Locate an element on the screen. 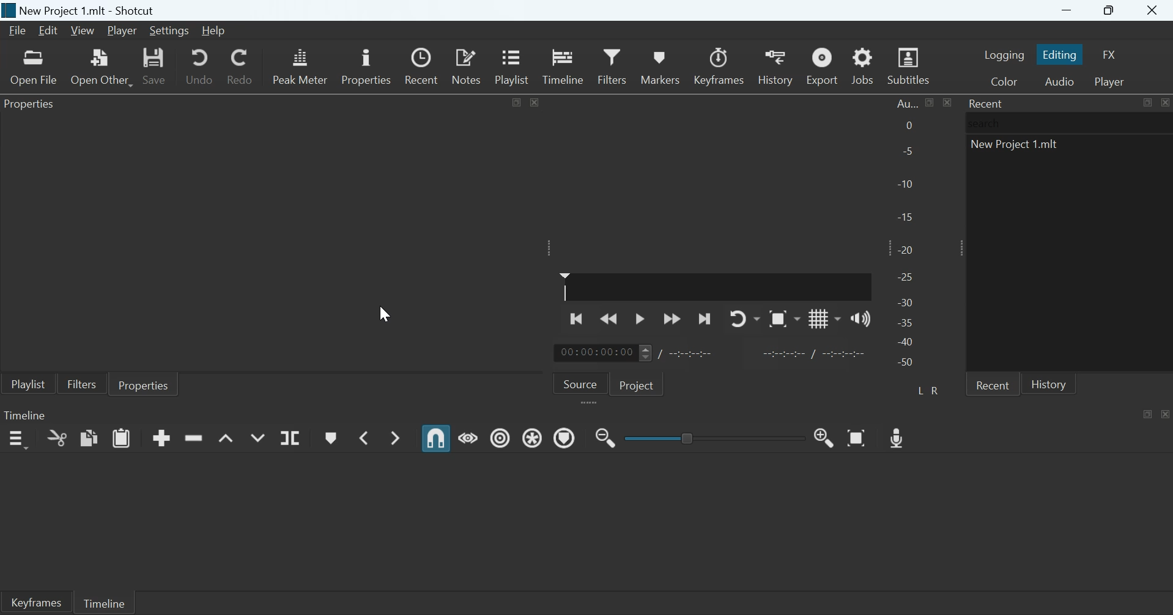 The width and height of the screenshot is (1173, 615). create/edit marker is located at coordinates (330, 438).